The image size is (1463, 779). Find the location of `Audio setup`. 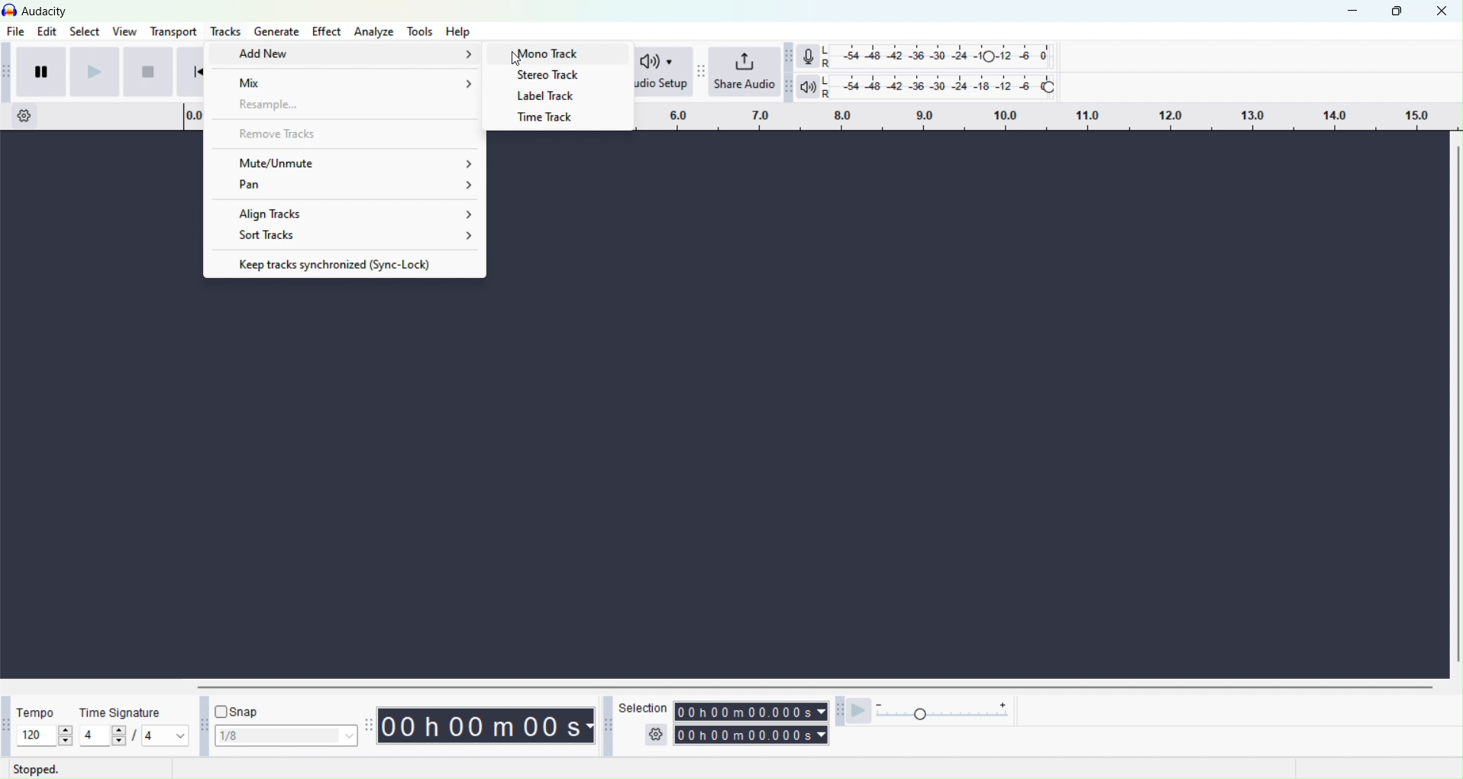

Audio setup is located at coordinates (657, 73).